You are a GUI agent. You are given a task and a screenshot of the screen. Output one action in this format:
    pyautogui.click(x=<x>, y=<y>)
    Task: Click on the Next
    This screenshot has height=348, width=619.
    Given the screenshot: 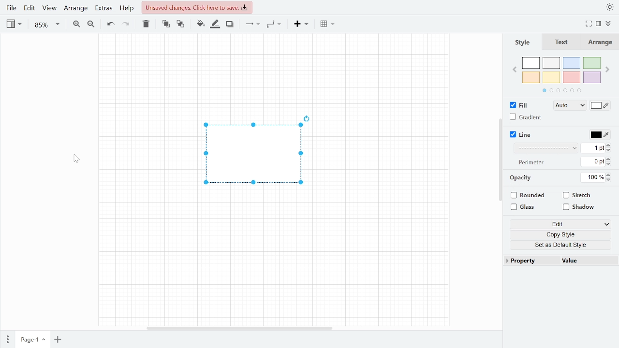 What is the action you would take?
    pyautogui.click(x=609, y=68)
    